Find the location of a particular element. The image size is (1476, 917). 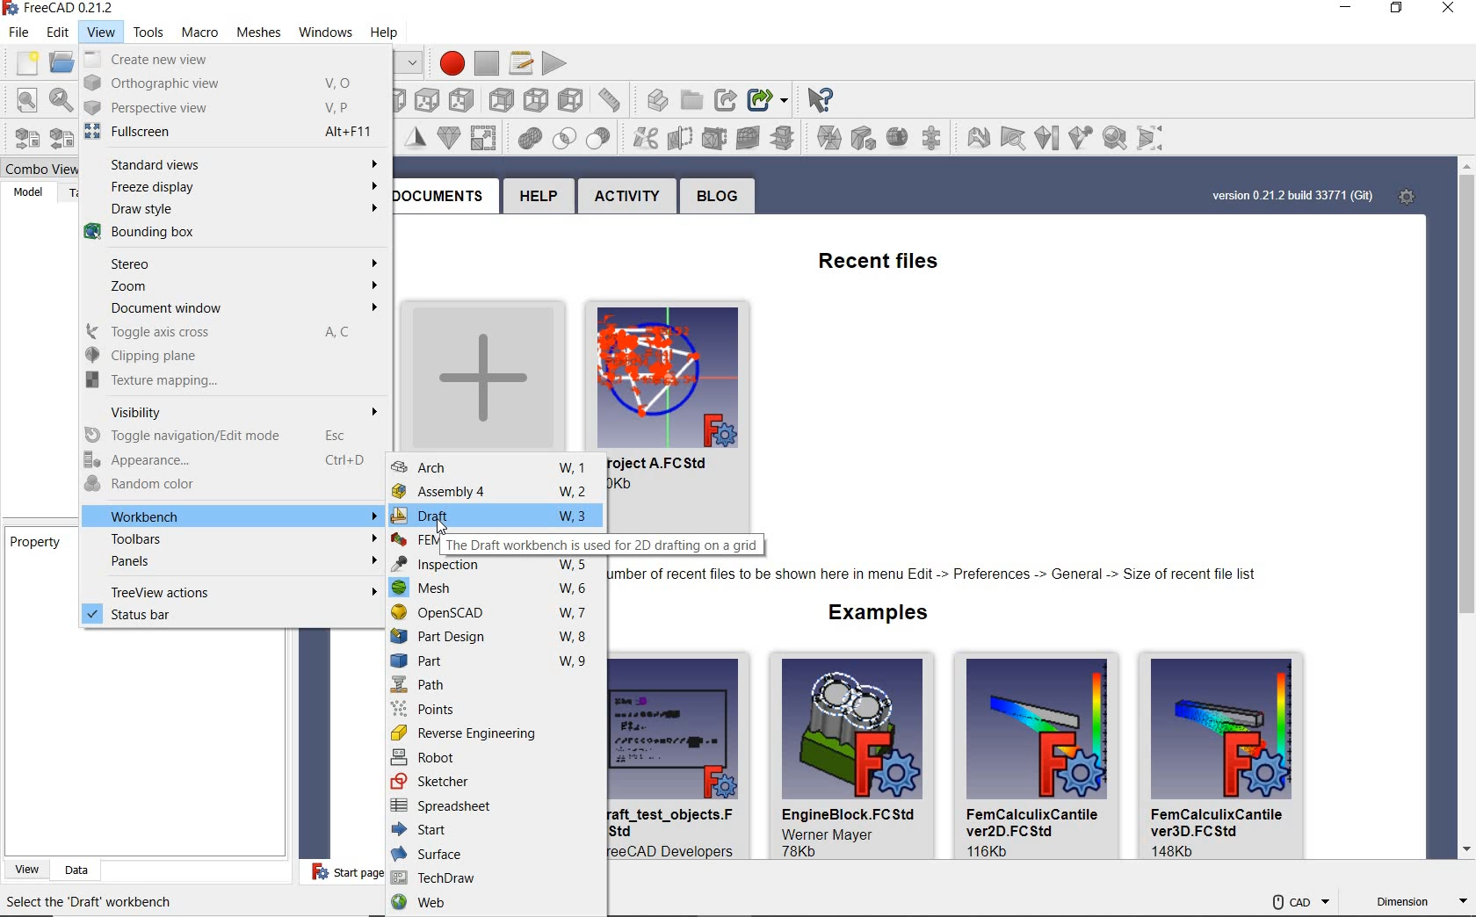

treeview actions is located at coordinates (233, 590).